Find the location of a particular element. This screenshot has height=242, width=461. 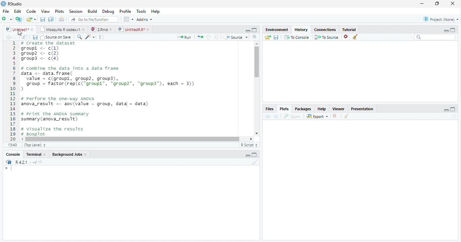

background jobs is located at coordinates (70, 155).